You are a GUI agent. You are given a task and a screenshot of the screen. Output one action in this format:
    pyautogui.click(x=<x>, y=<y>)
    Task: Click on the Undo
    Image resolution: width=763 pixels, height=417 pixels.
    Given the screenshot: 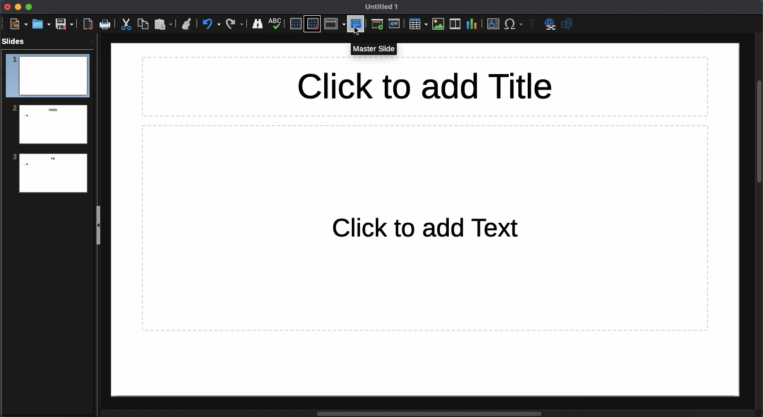 What is the action you would take?
    pyautogui.click(x=211, y=24)
    